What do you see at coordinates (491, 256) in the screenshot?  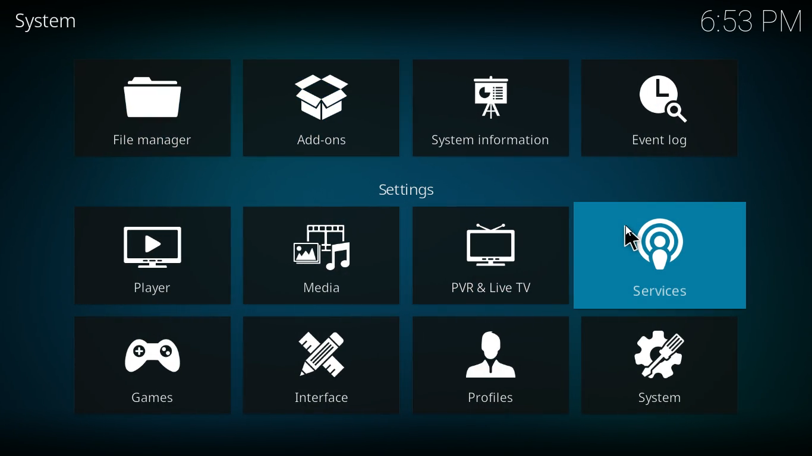 I see `pvr & live tv` at bounding box center [491, 256].